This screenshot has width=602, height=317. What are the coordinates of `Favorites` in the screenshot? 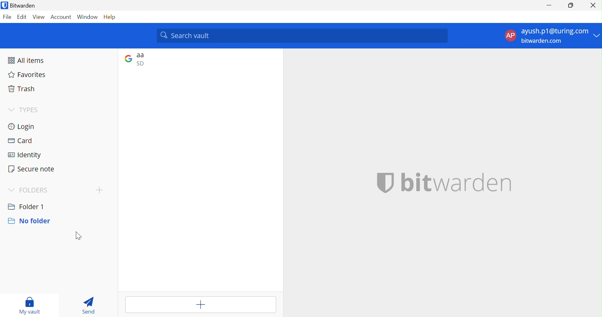 It's located at (27, 75).